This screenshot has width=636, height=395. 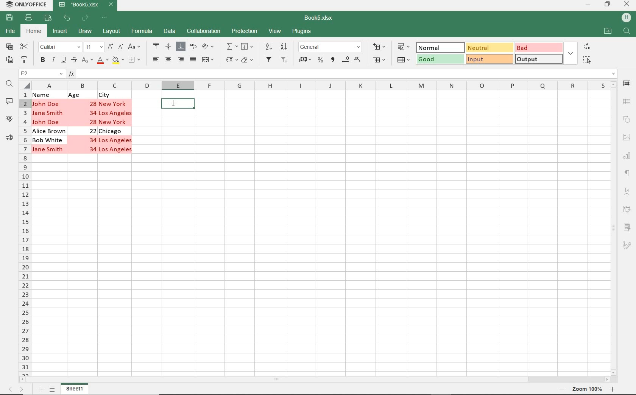 I want to click on ITALIC, so click(x=53, y=61).